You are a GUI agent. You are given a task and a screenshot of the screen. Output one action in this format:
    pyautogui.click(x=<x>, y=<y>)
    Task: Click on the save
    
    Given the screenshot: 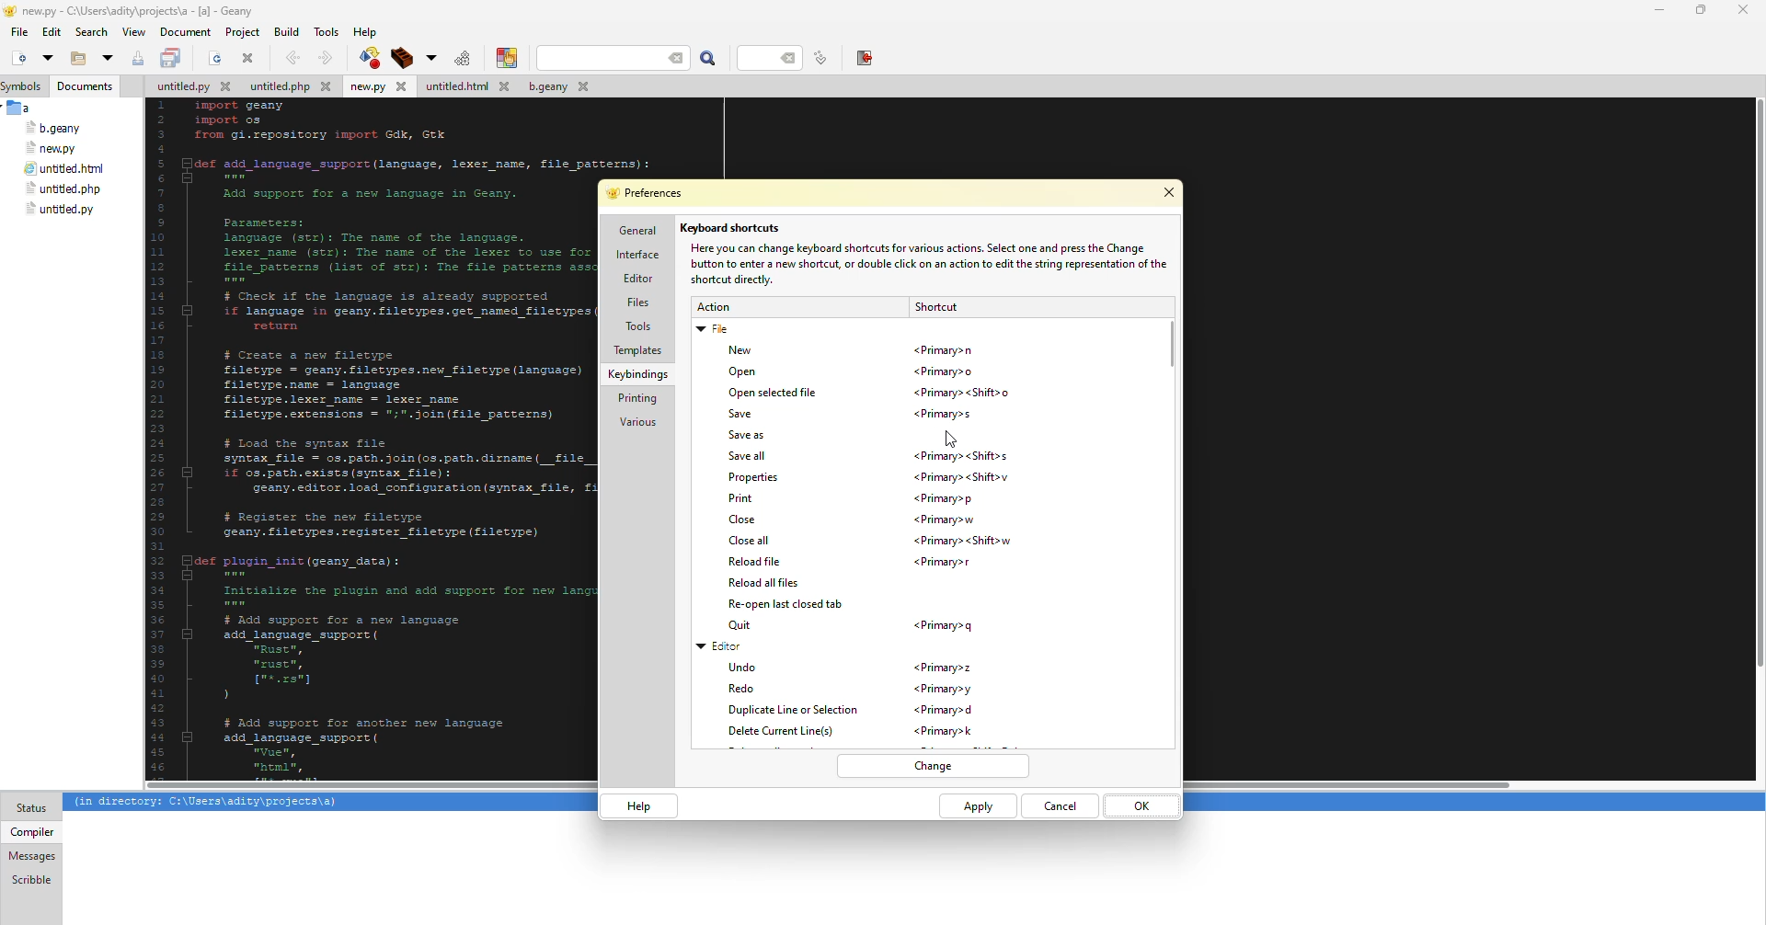 What is the action you would take?
    pyautogui.click(x=138, y=59)
    